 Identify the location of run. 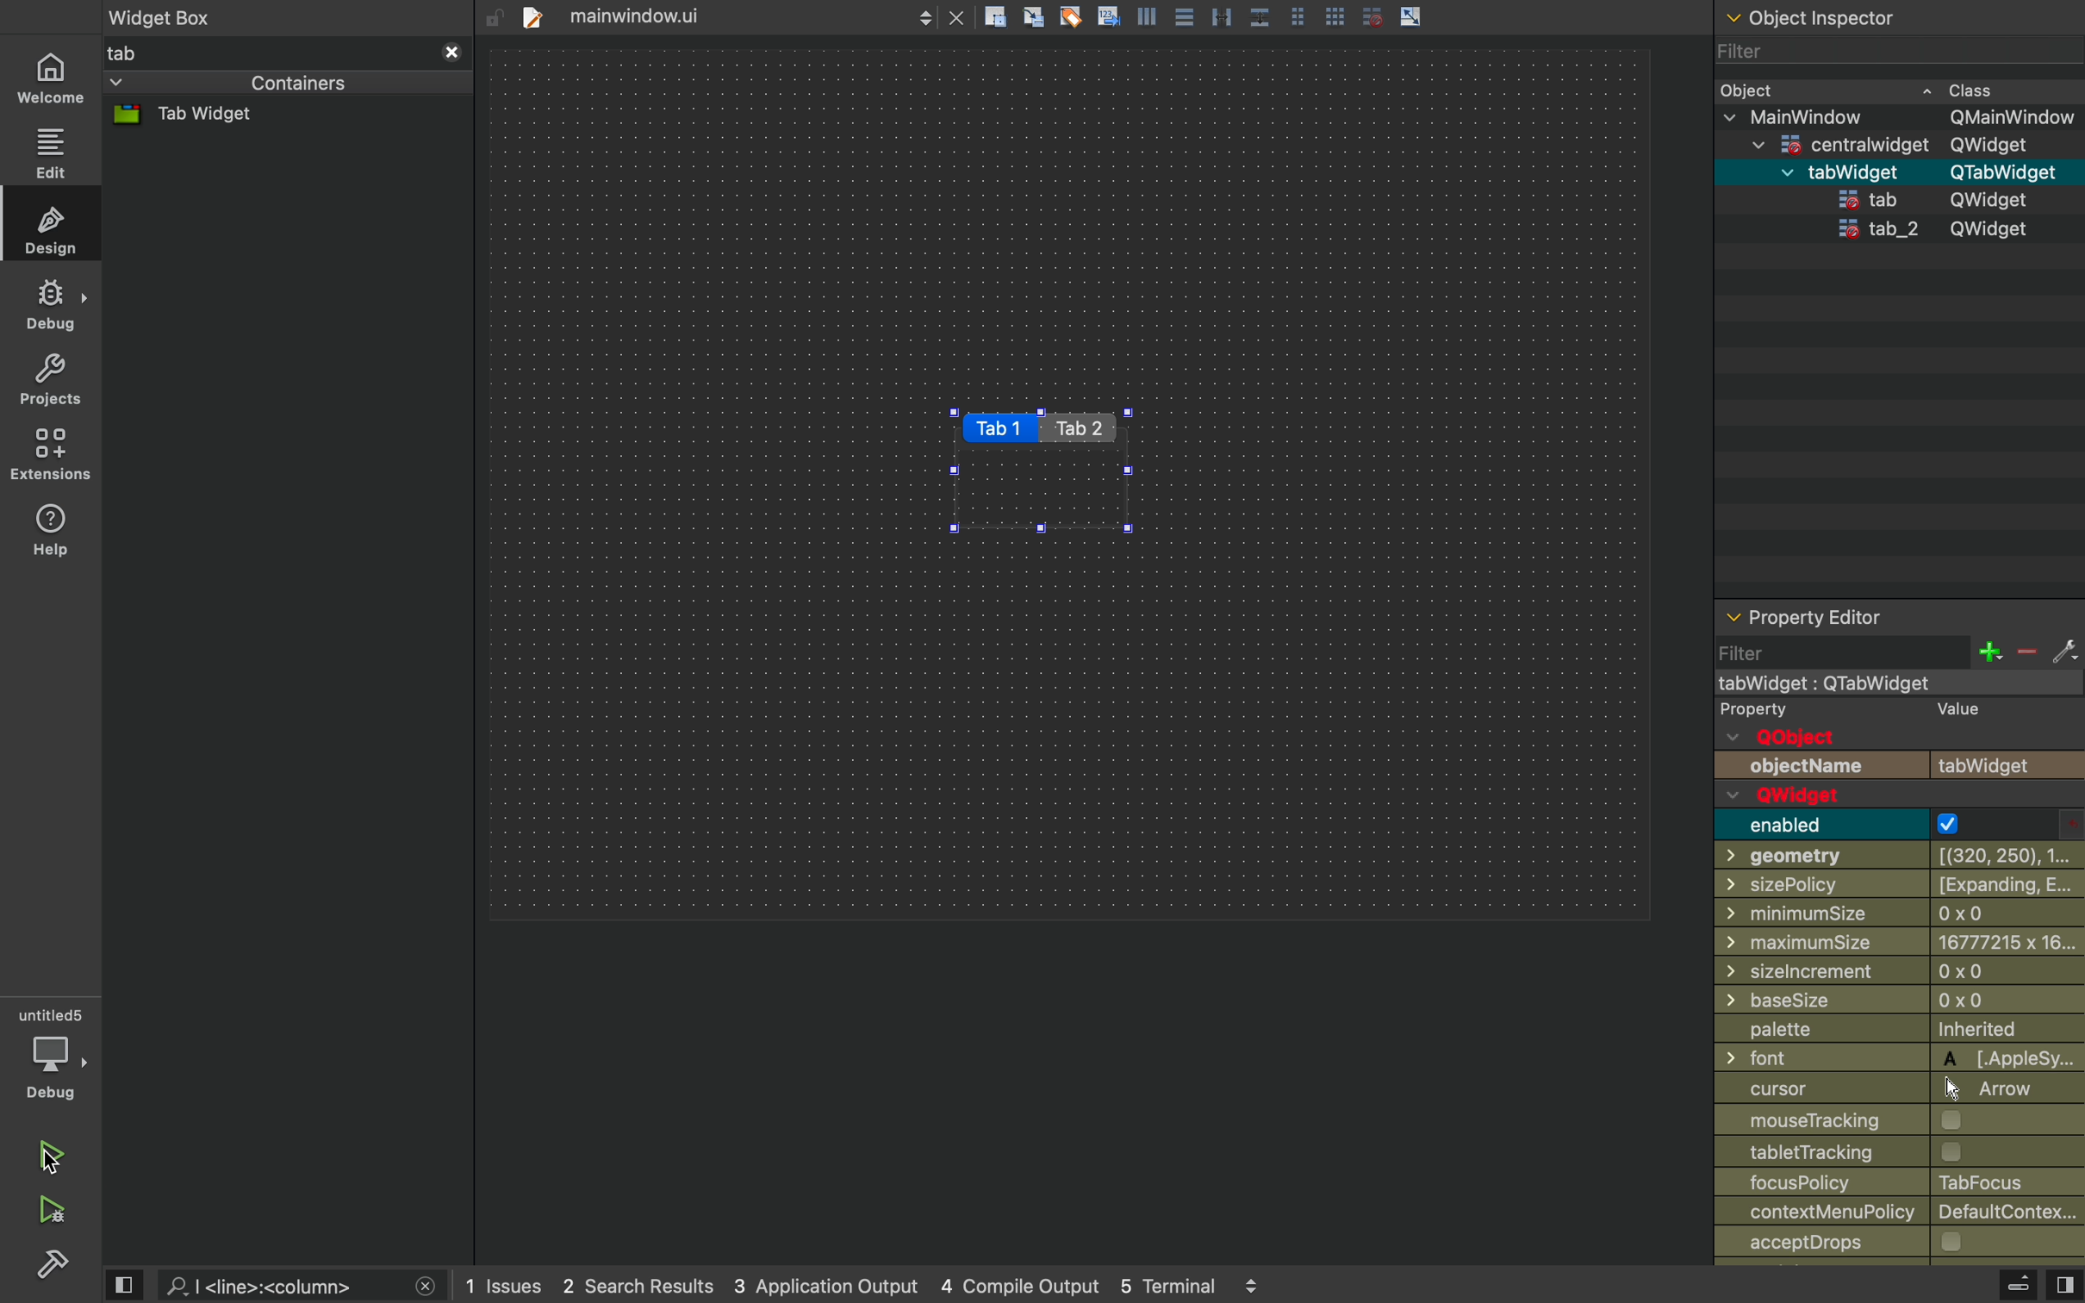
(54, 1158).